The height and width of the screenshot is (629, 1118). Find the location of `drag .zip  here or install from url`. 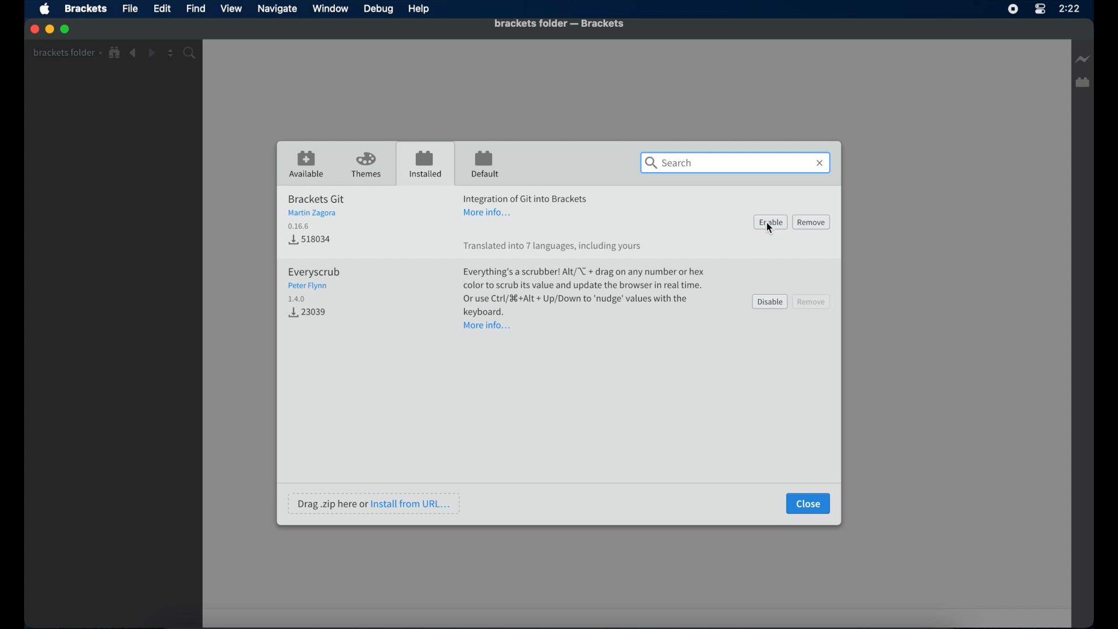

drag .zip  here or install from url is located at coordinates (375, 503).